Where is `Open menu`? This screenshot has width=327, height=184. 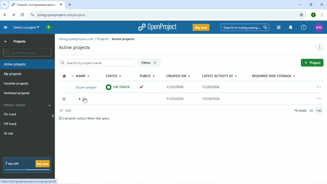 Open menu is located at coordinates (317, 99).